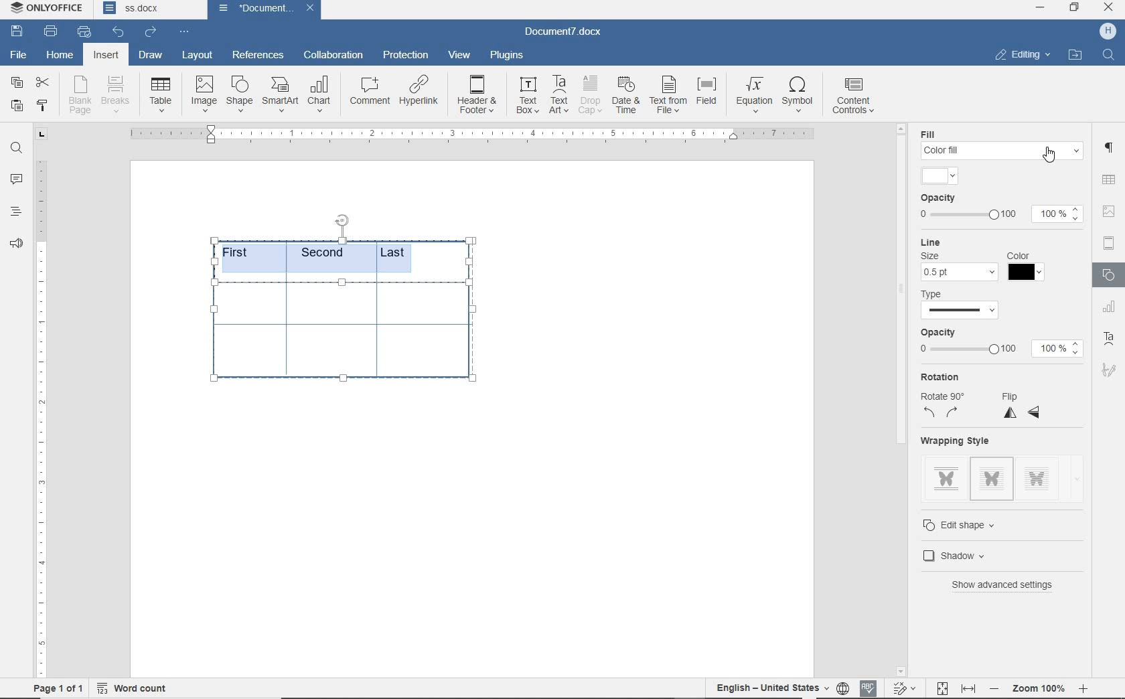  Describe the element at coordinates (1110, 308) in the screenshot. I see `TABLE` at that location.